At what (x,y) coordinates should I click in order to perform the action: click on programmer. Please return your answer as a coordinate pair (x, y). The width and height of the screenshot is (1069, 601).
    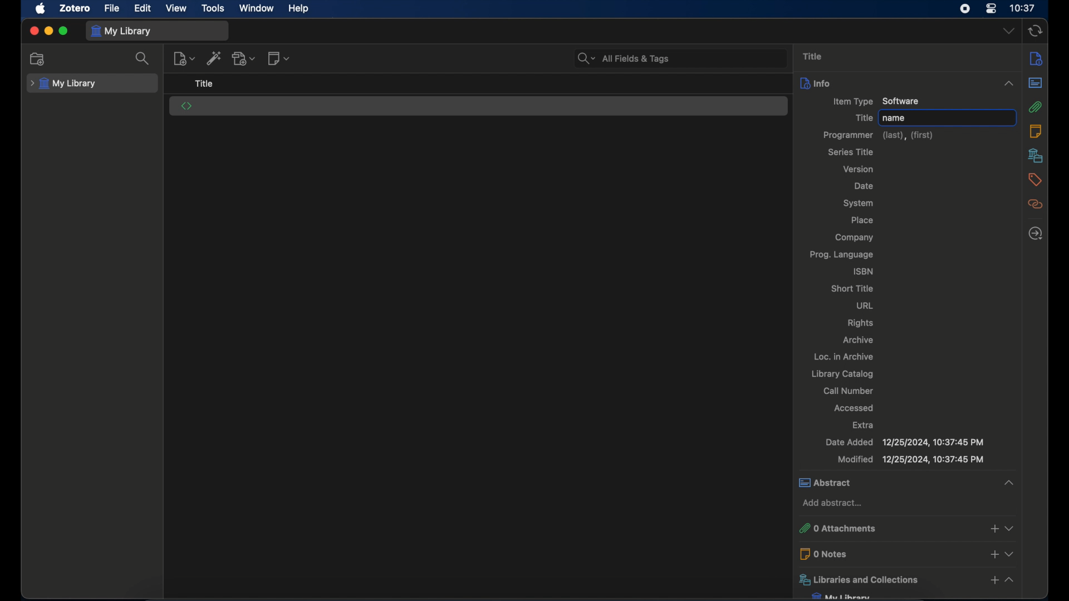
    Looking at the image, I should click on (879, 135).